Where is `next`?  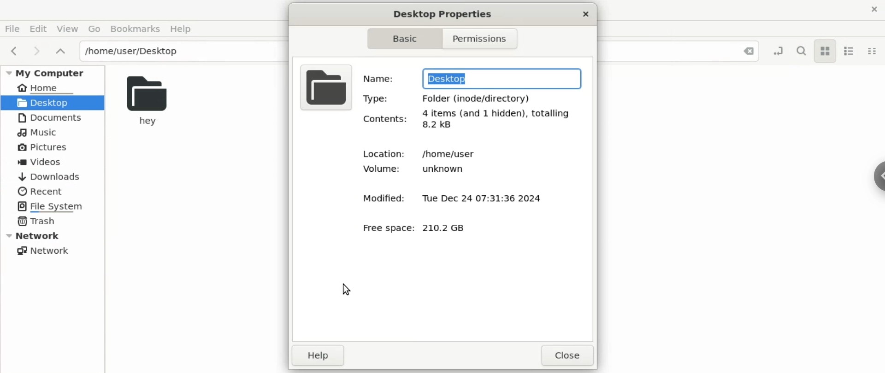 next is located at coordinates (38, 53).